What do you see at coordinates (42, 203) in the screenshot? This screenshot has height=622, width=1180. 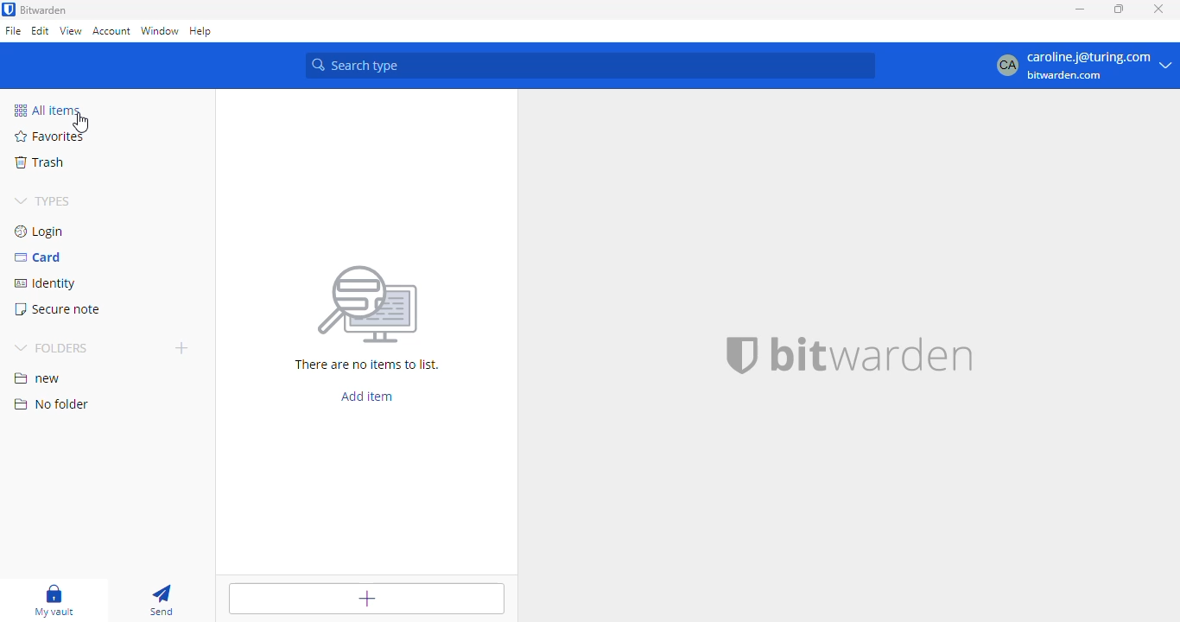 I see `types` at bounding box center [42, 203].